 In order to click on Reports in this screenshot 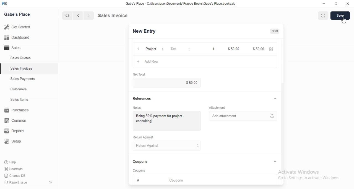, I will do `click(18, 132)`.